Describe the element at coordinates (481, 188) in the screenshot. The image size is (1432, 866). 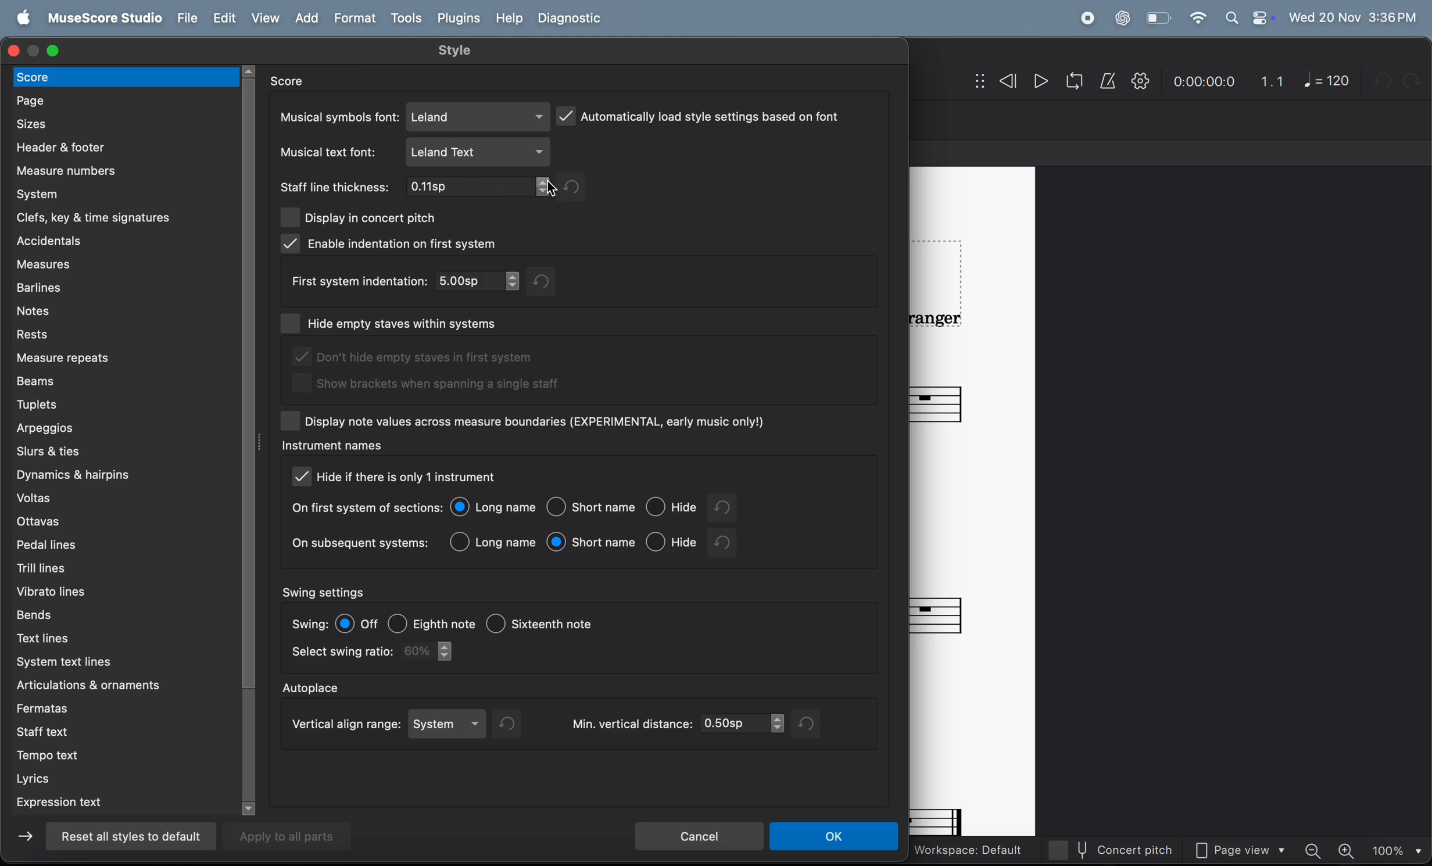
I see `0,11 tp` at that location.